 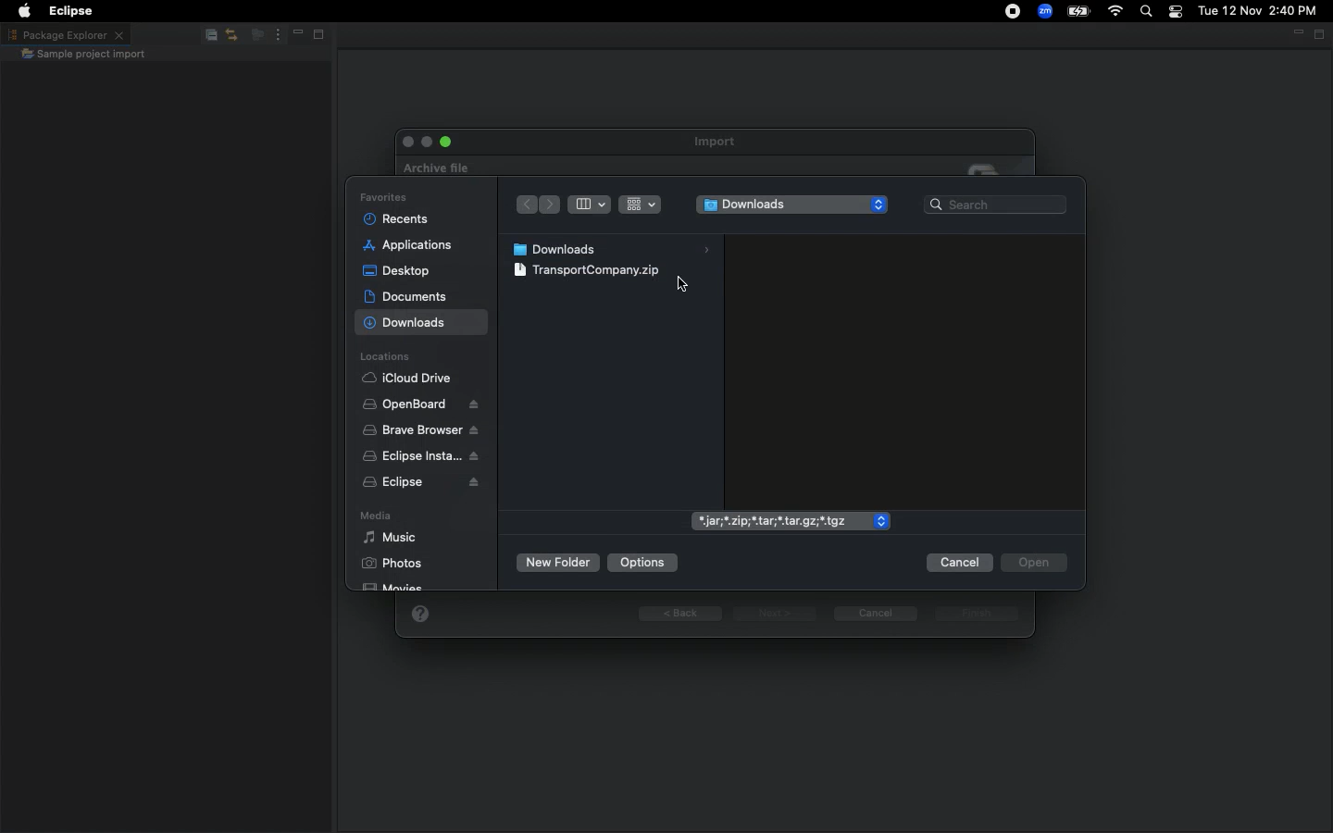 What do you see at coordinates (1080, 11) in the screenshot?
I see `Charge` at bounding box center [1080, 11].